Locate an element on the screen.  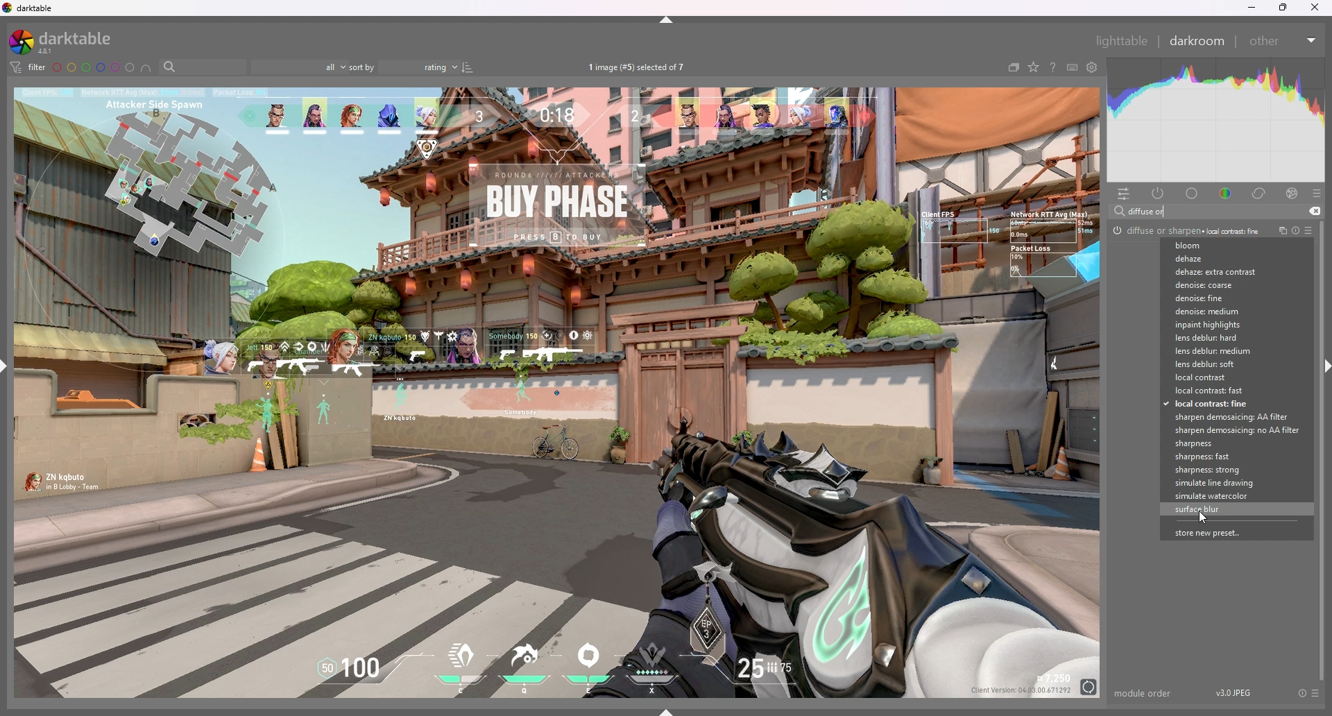
resize is located at coordinates (1283, 7).